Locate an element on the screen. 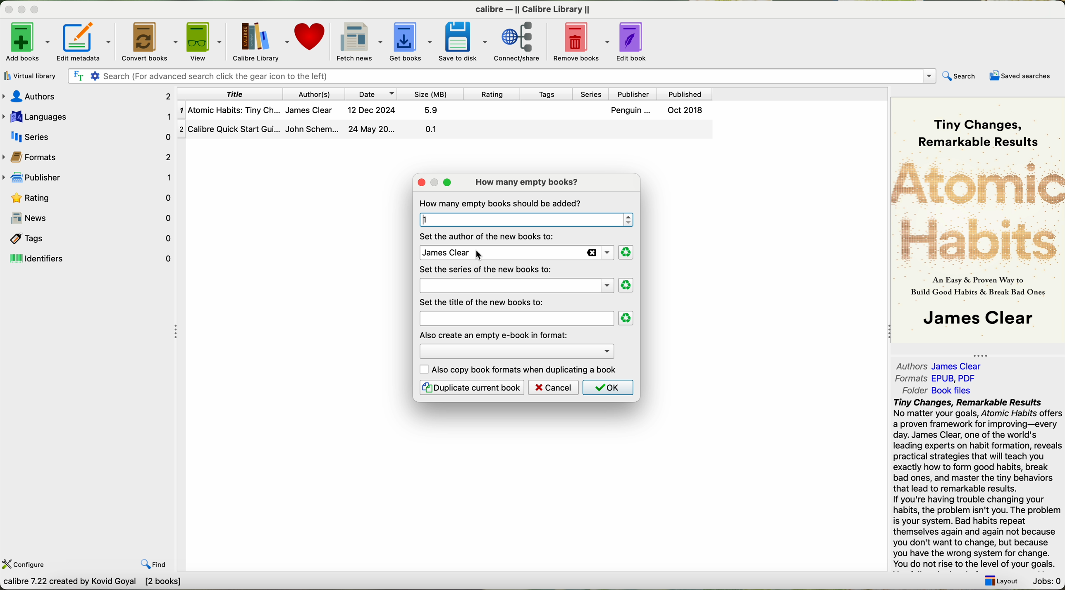  close program is located at coordinates (7, 7).